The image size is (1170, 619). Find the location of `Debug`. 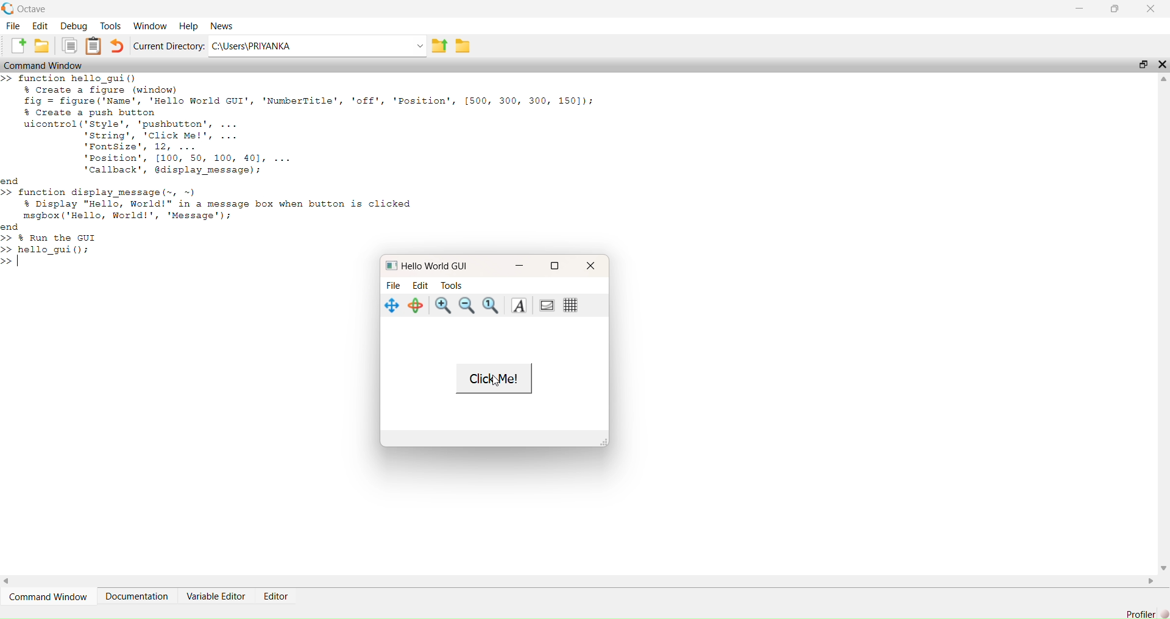

Debug is located at coordinates (76, 26).